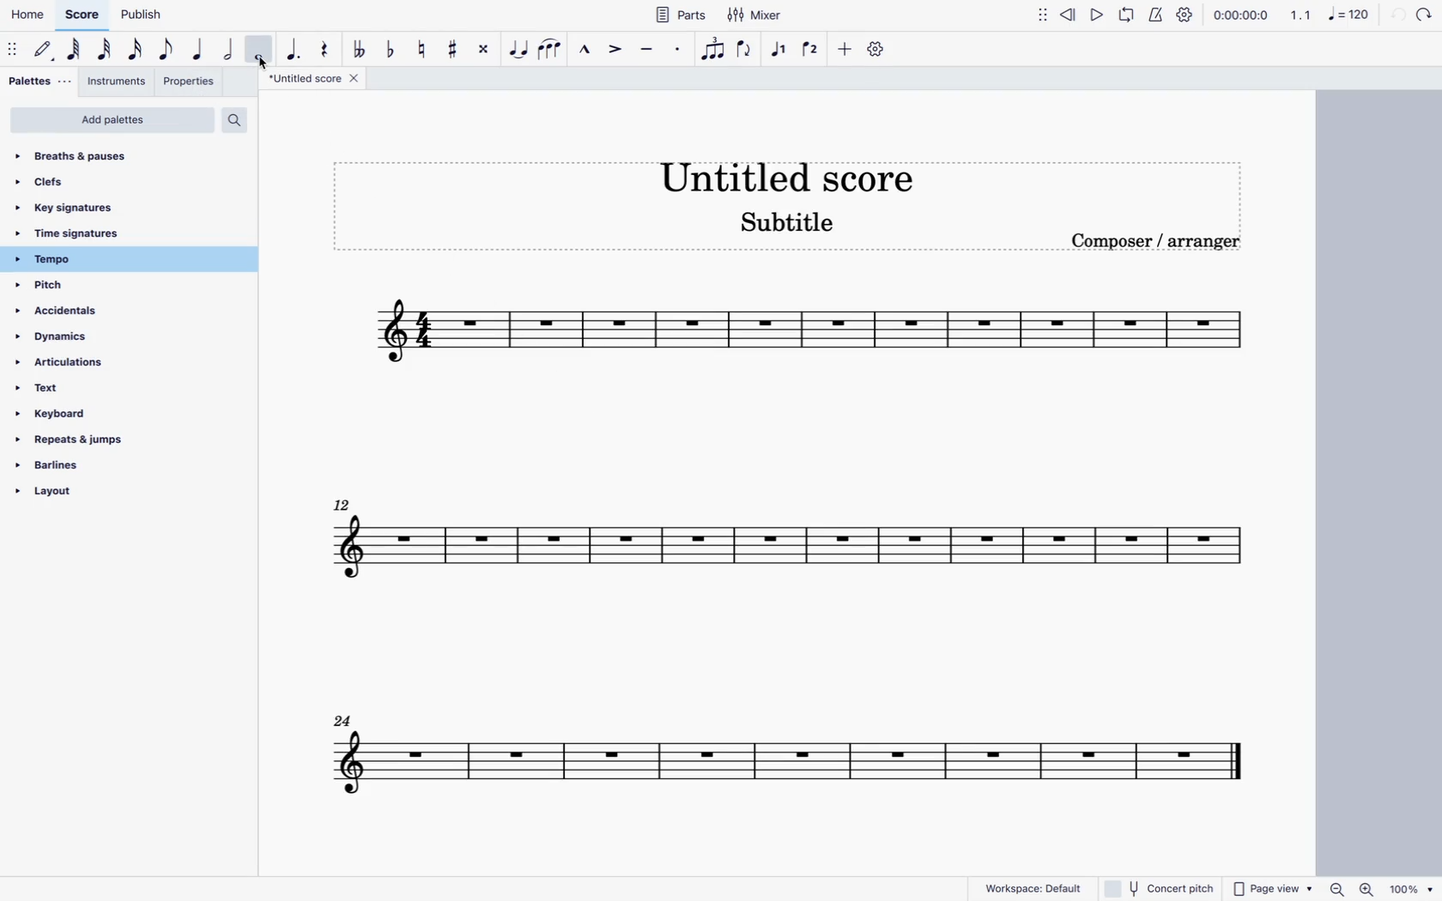  I want to click on loop playback, so click(1126, 17).